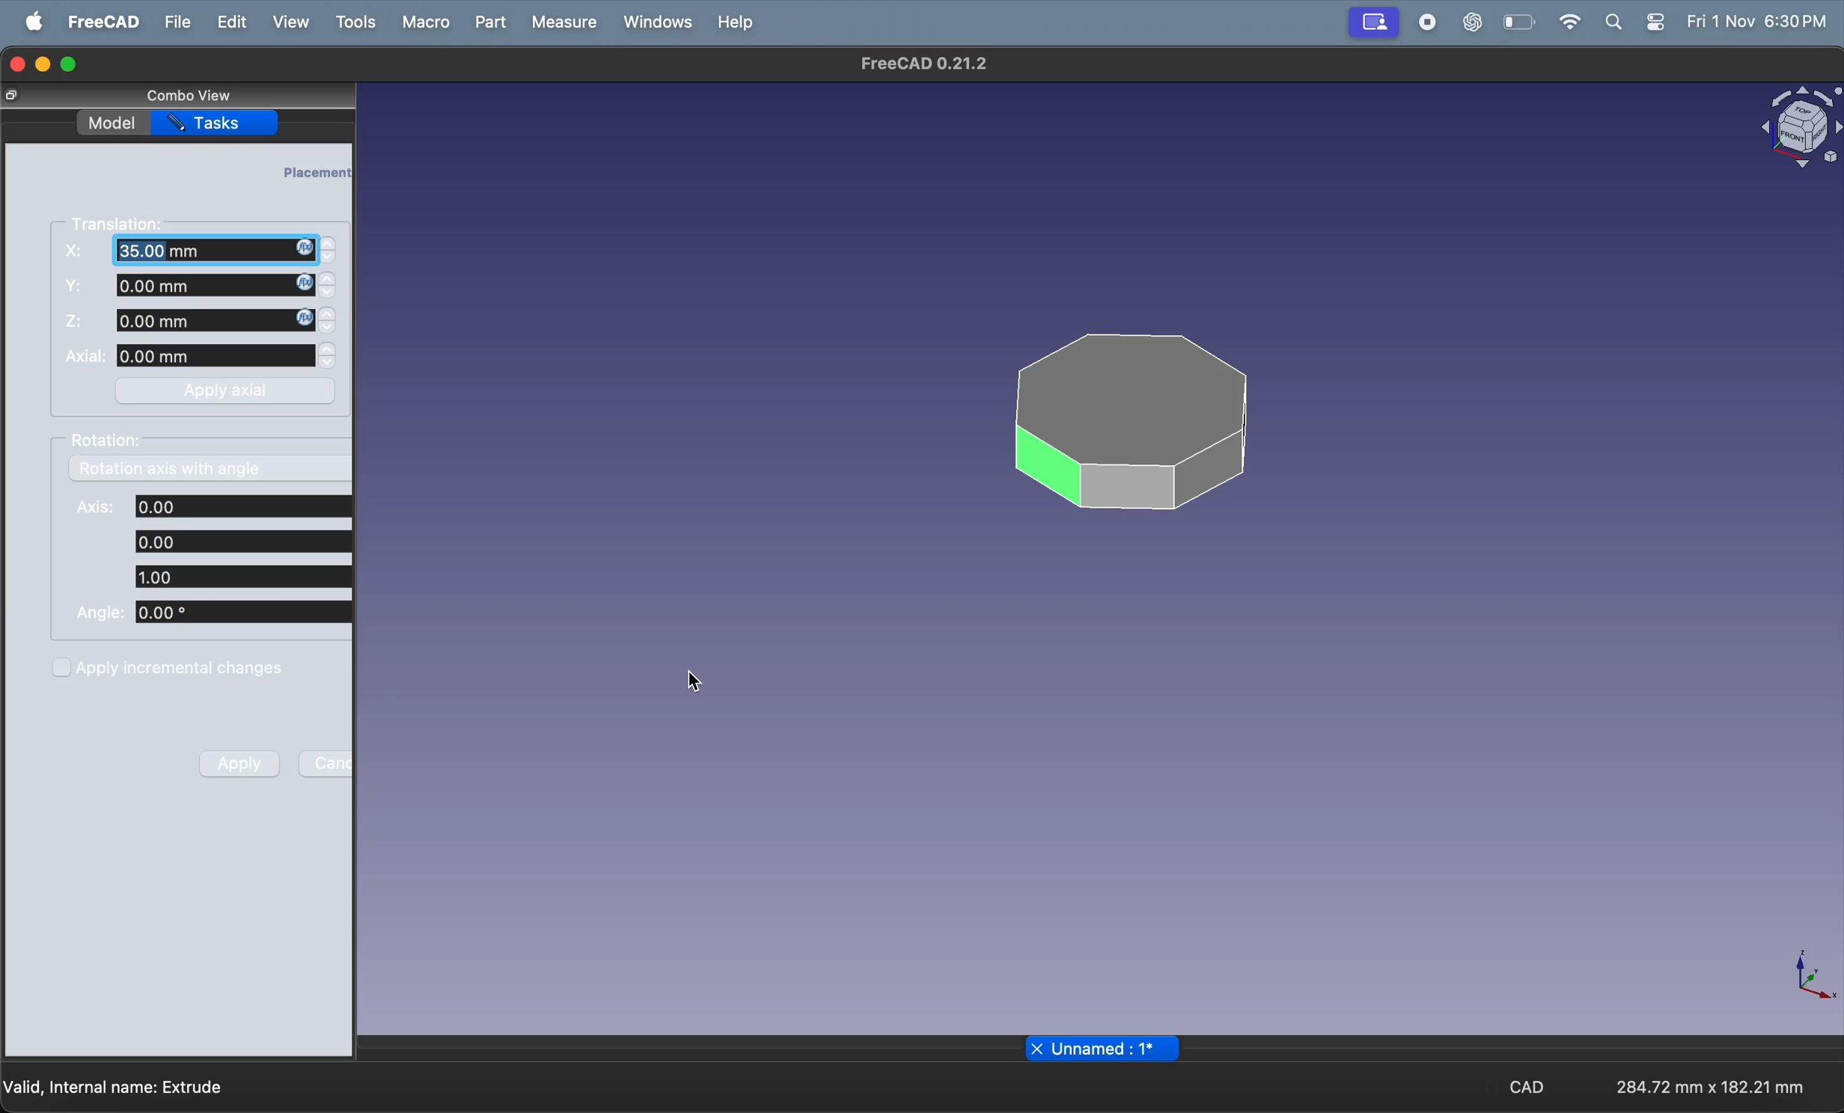 The image size is (1844, 1113). I want to click on FreeCAD 0.21.2, so click(923, 66).